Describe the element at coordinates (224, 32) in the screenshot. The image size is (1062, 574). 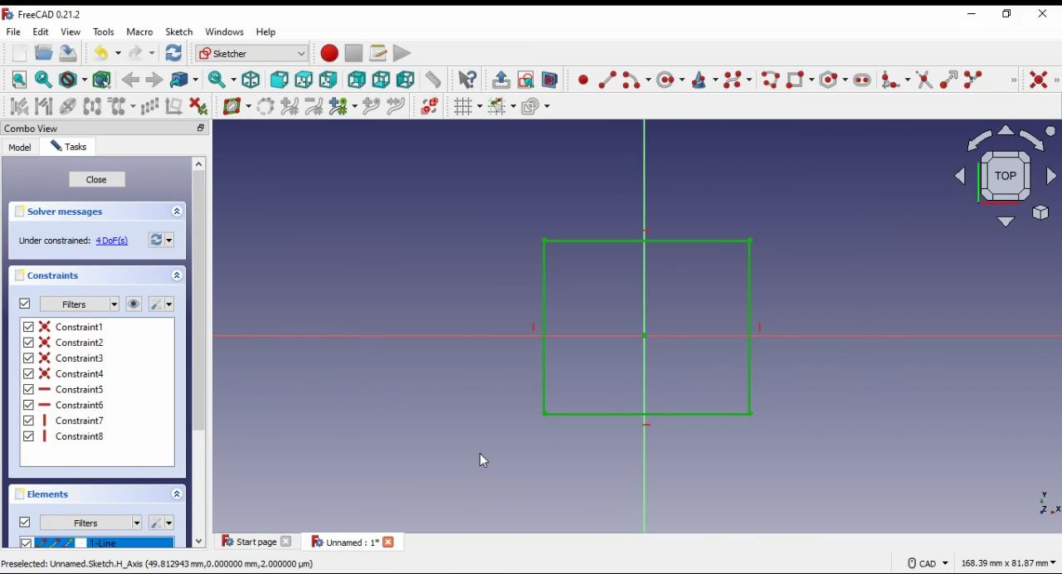
I see `windows` at that location.